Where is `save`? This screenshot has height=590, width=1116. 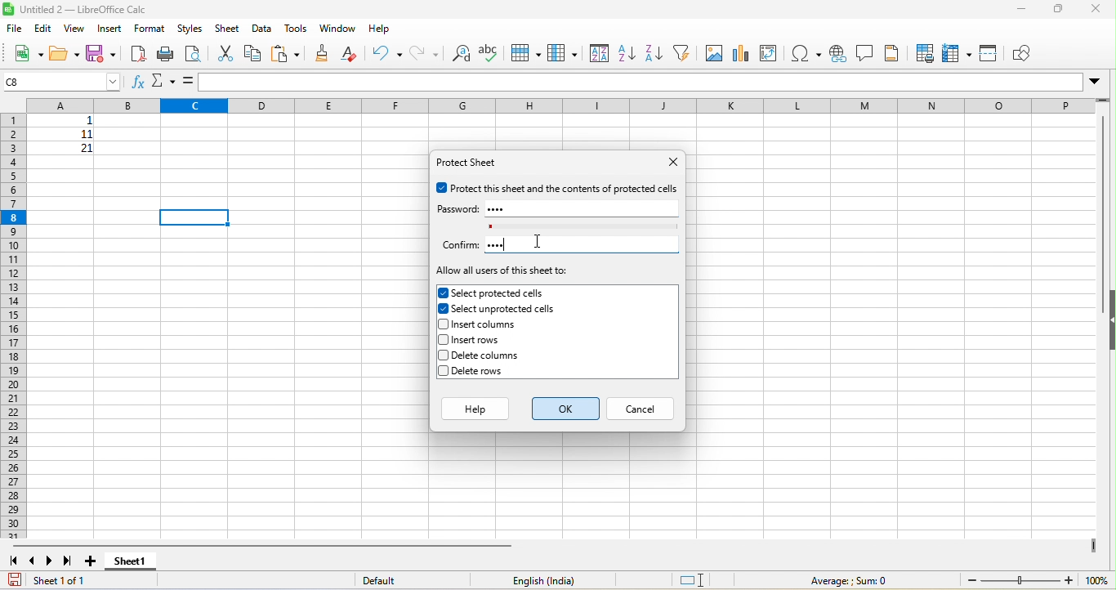
save is located at coordinates (16, 579).